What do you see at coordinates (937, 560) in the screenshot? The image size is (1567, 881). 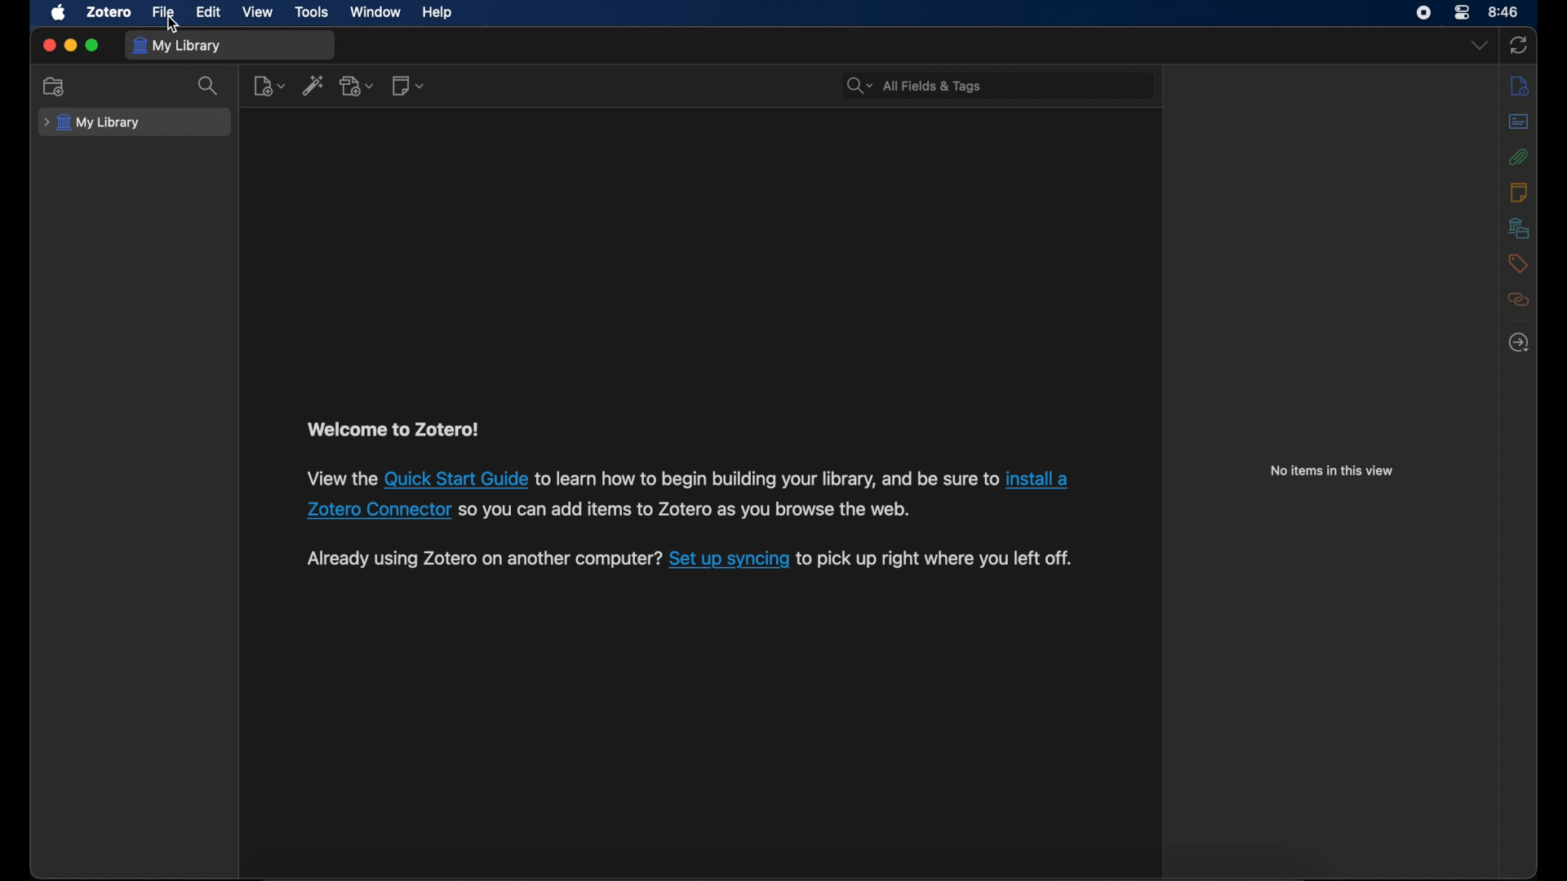 I see `software information` at bounding box center [937, 560].